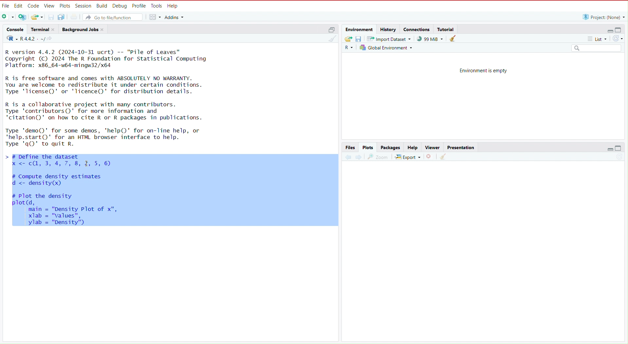 This screenshot has height=344, width=628. What do you see at coordinates (51, 39) in the screenshot?
I see `view the current working directory` at bounding box center [51, 39].